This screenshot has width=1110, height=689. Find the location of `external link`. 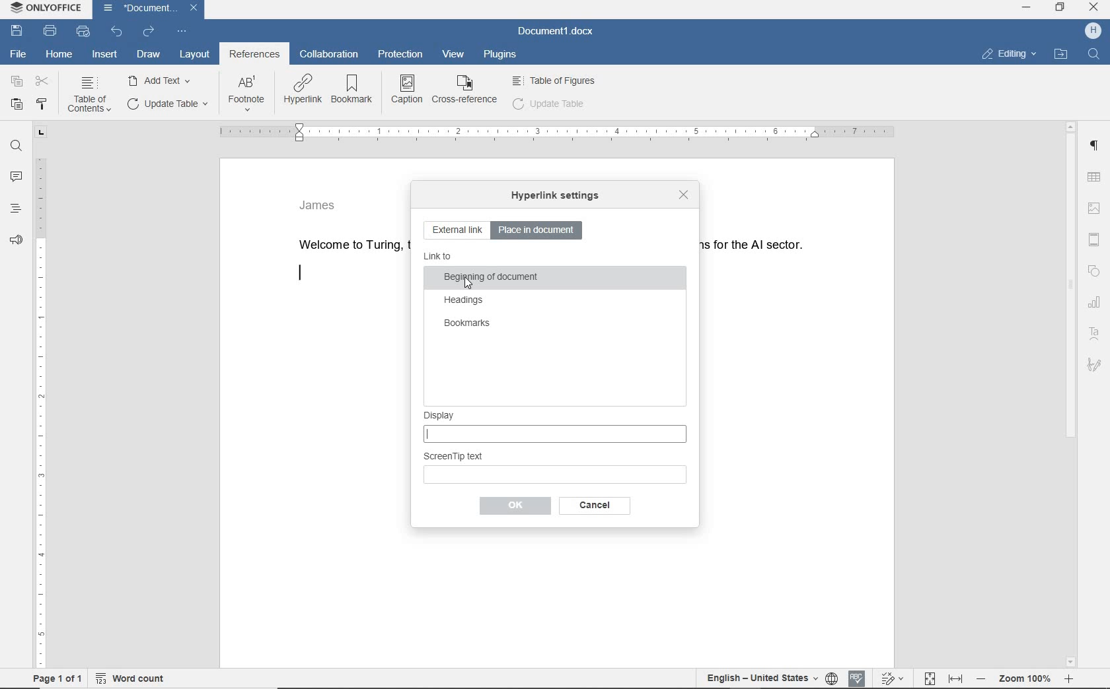

external link is located at coordinates (457, 231).